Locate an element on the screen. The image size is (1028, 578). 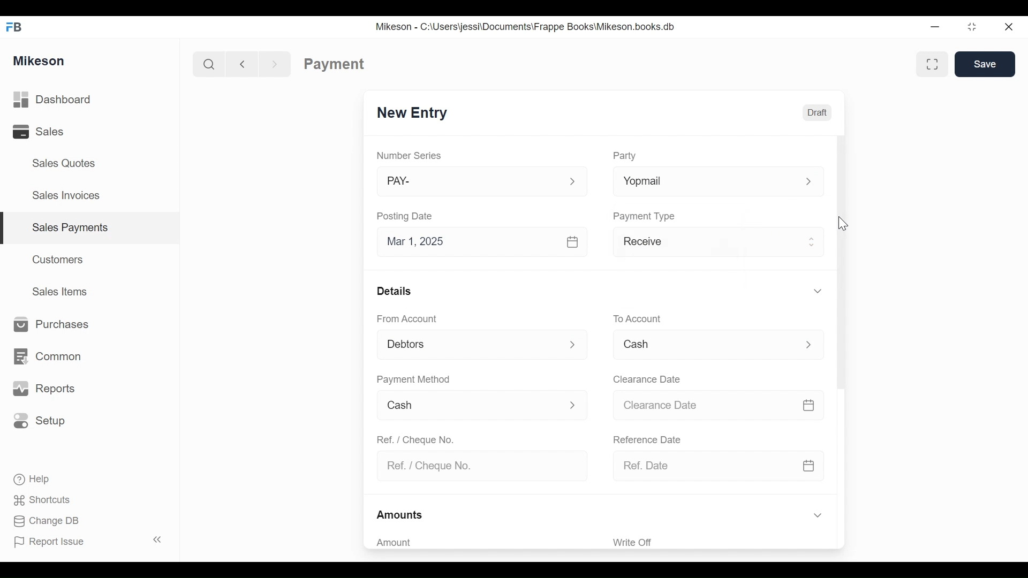
Payment Method is located at coordinates (414, 381).